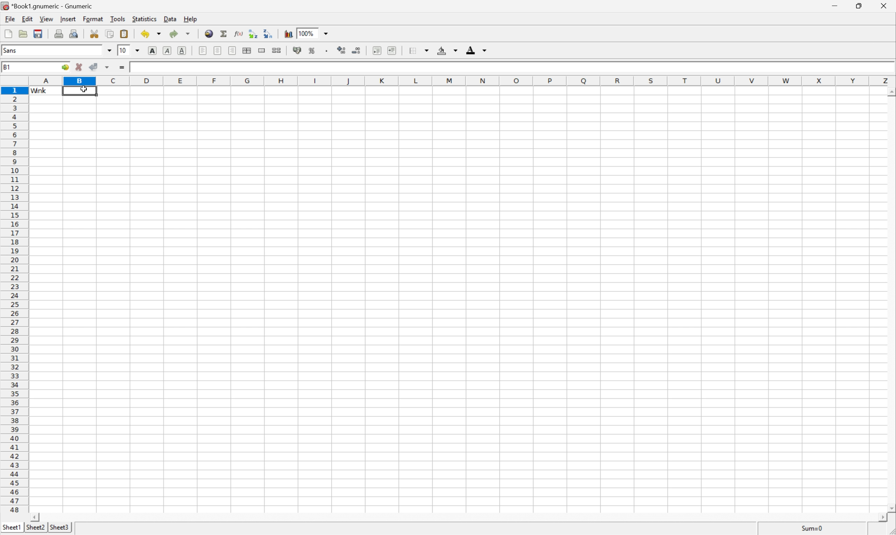 This screenshot has height=535, width=896. I want to click on center horizontally, so click(218, 50).